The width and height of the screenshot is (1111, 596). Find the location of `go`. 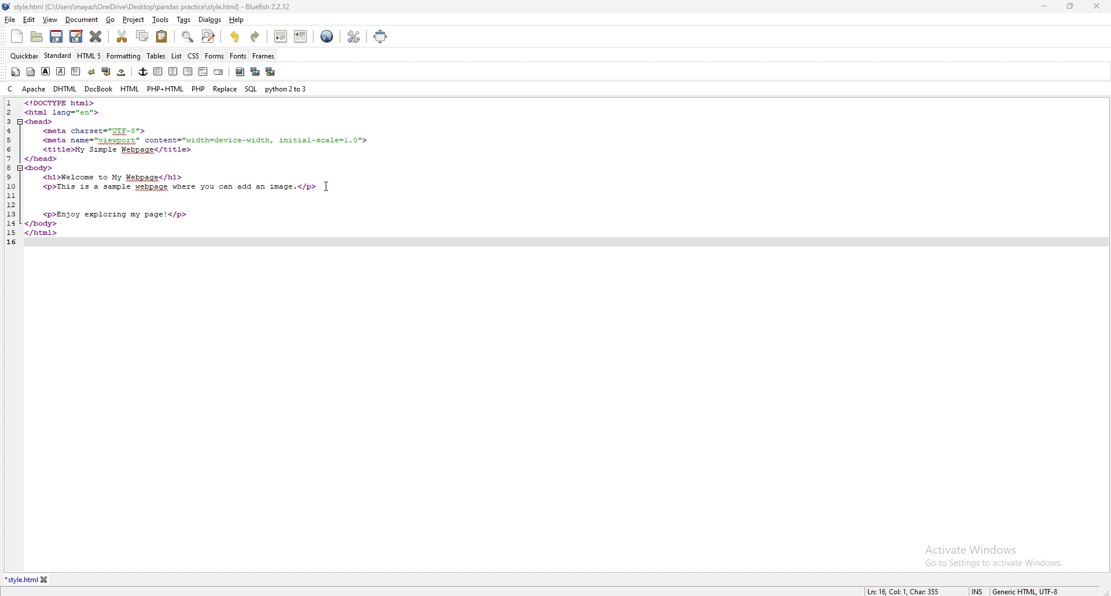

go is located at coordinates (111, 20).